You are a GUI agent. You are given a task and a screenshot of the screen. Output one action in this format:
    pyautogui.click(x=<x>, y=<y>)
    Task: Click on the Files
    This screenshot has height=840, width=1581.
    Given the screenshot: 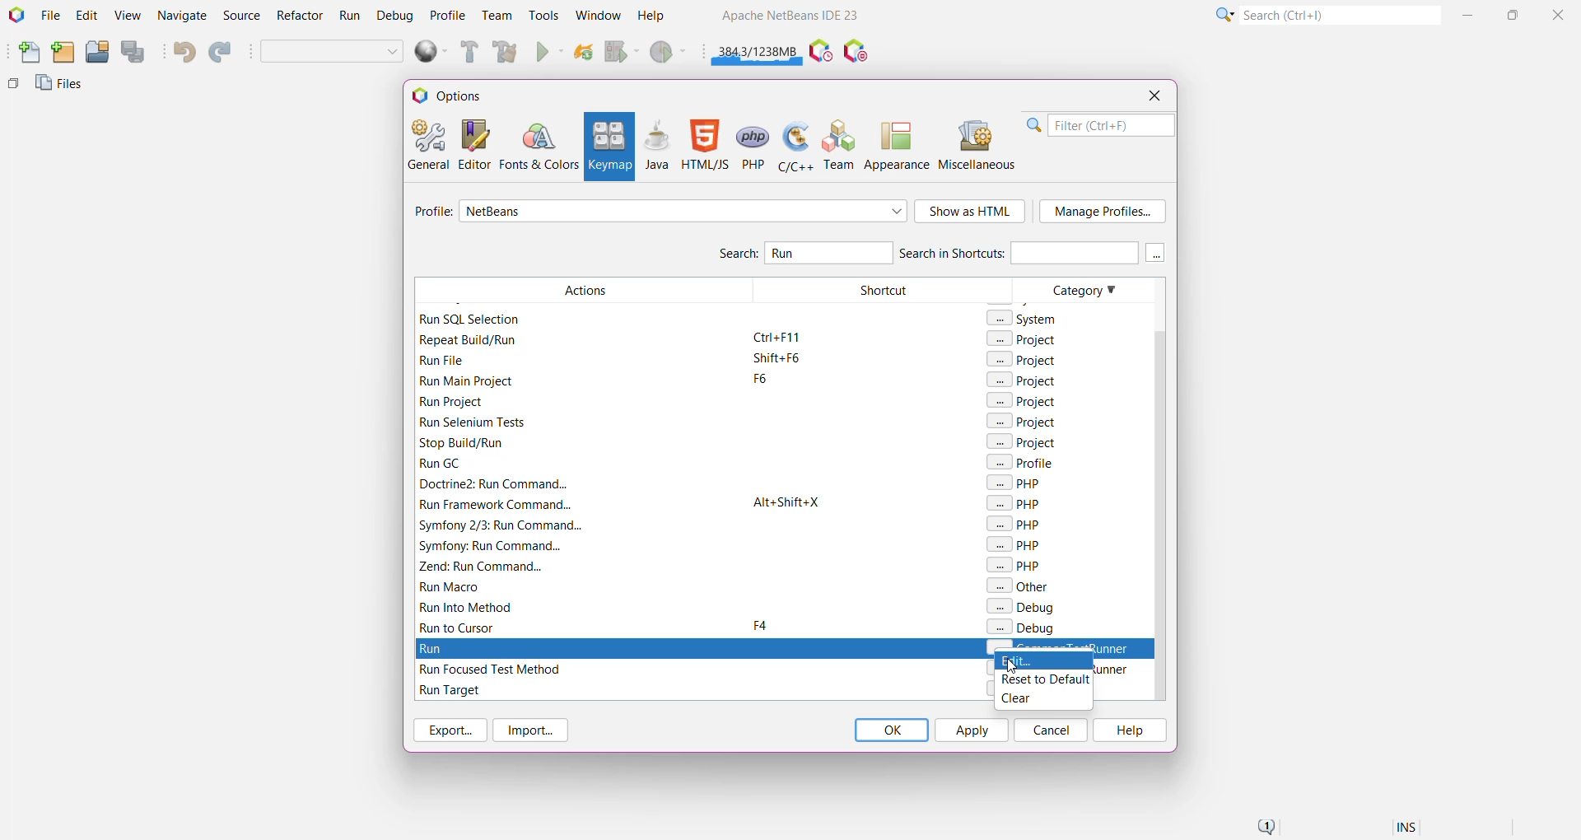 What is the action you would take?
    pyautogui.click(x=62, y=87)
    